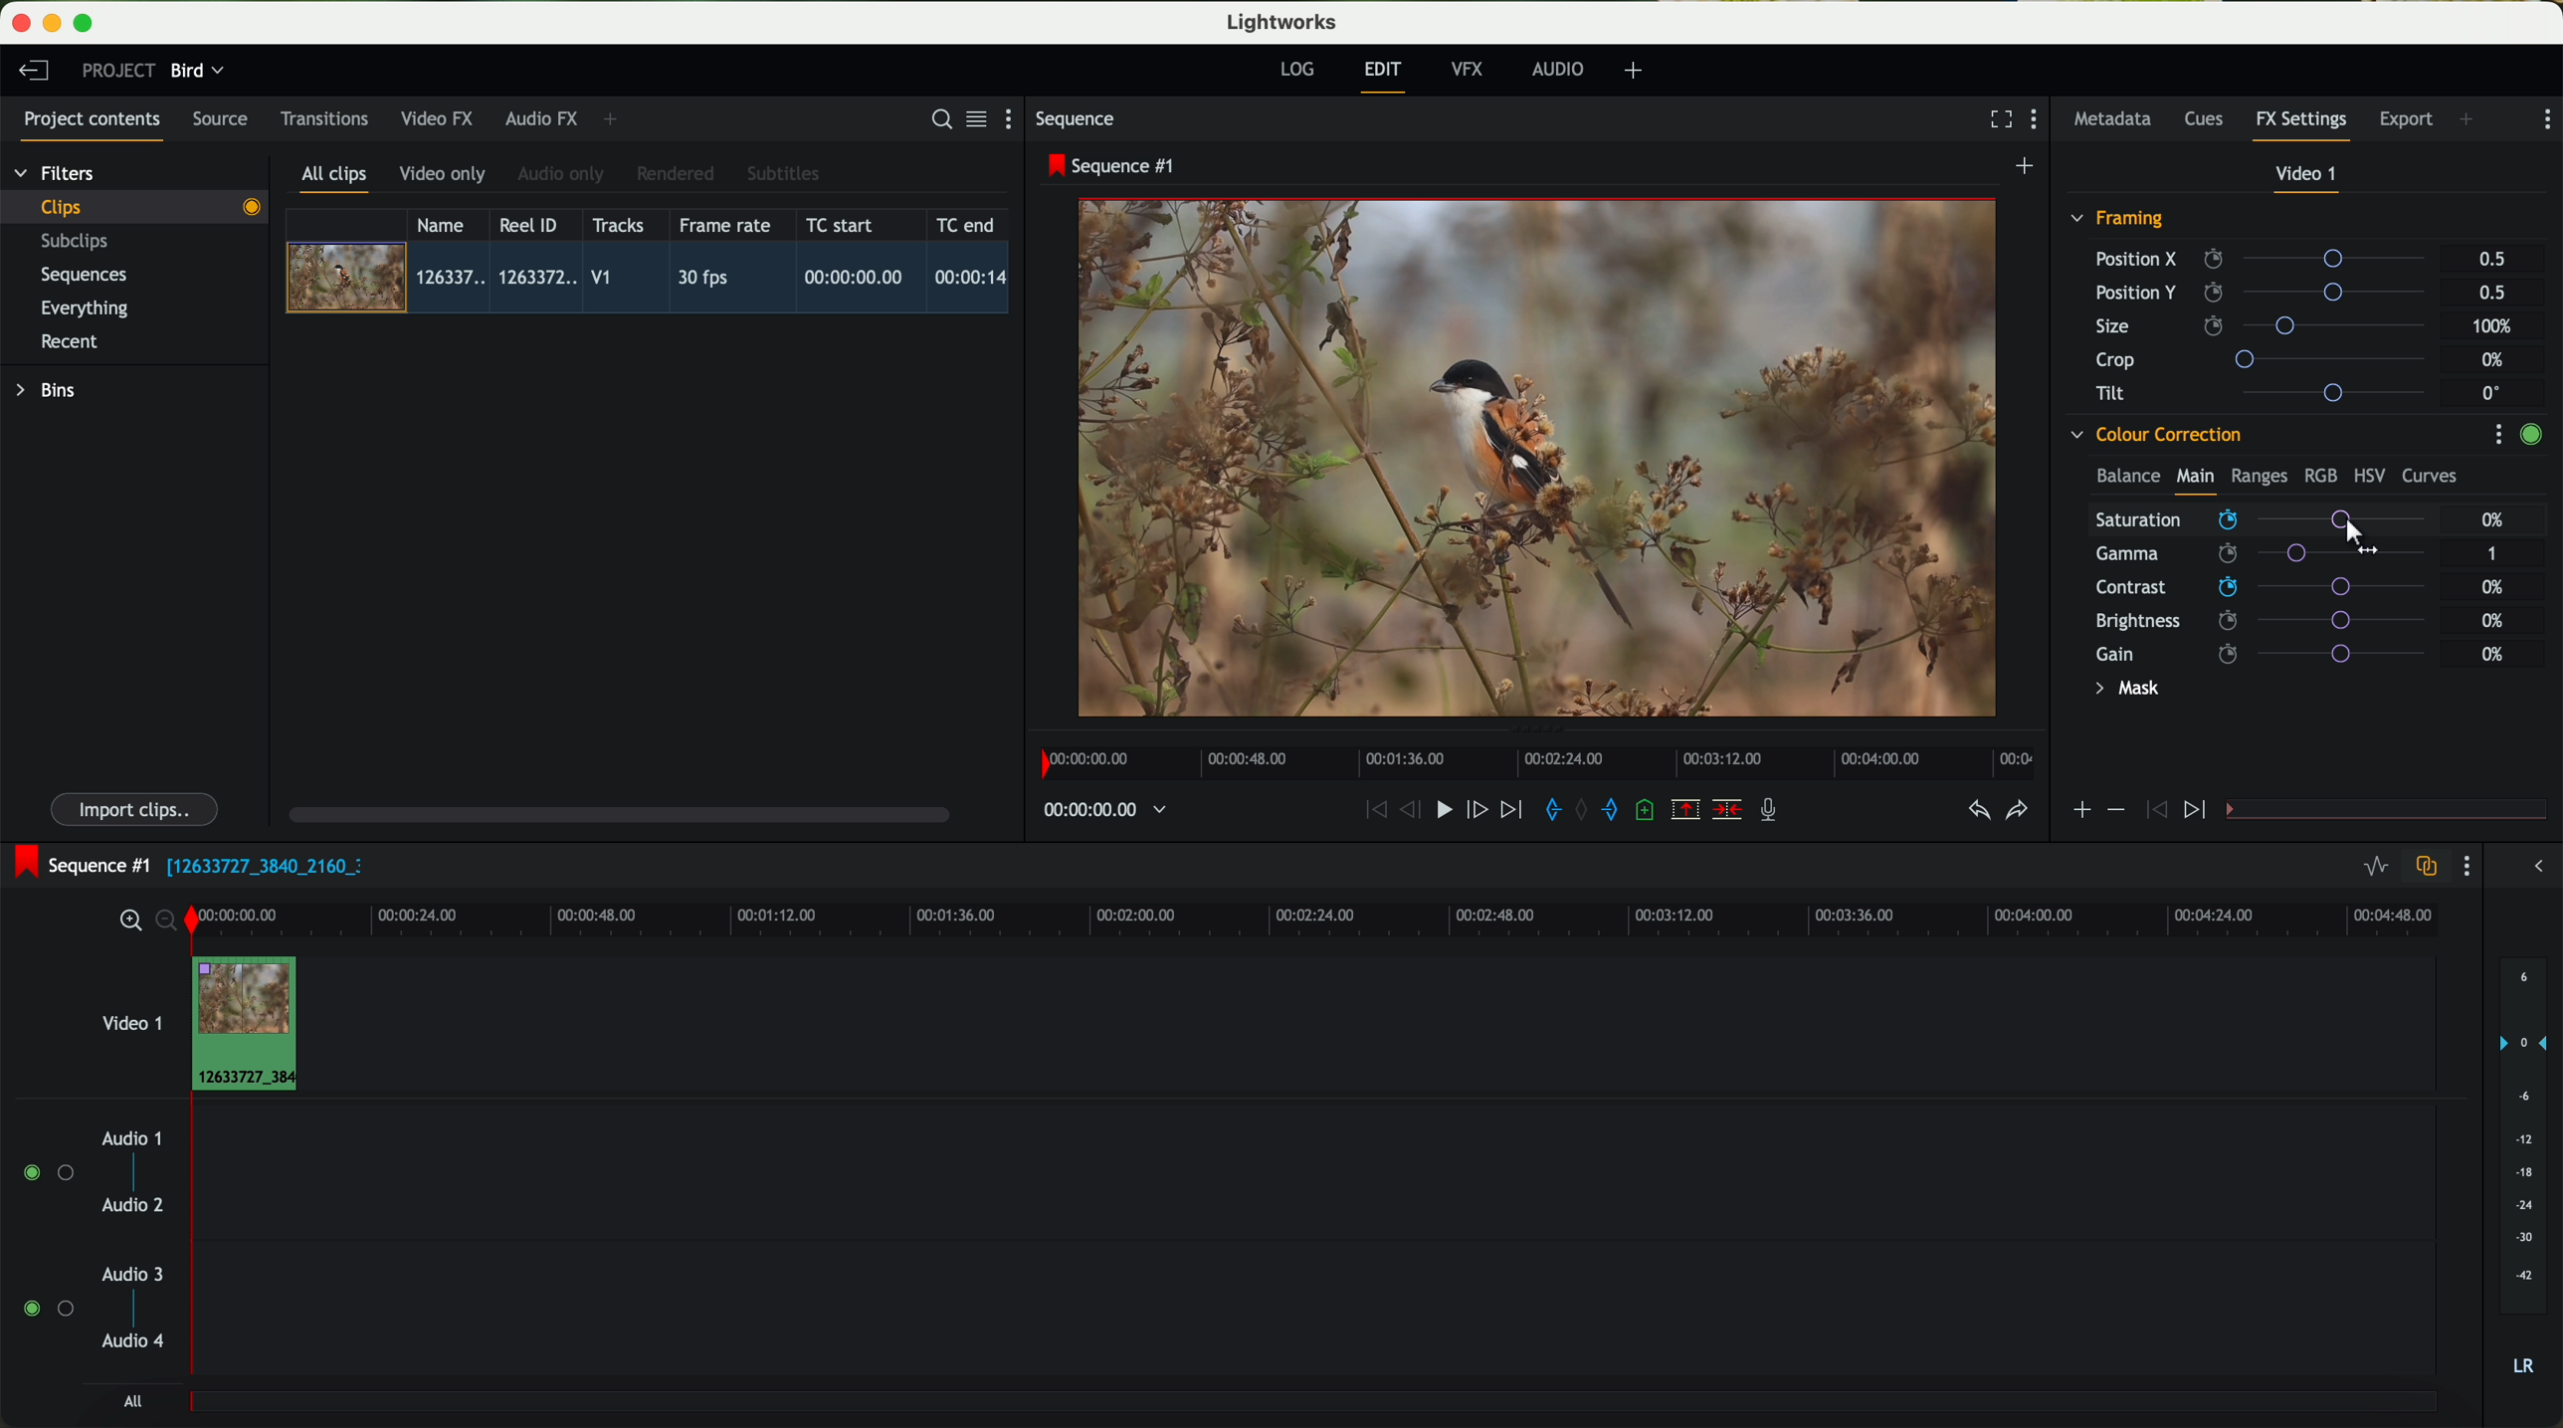  Describe the element at coordinates (21, 23) in the screenshot. I see `close program` at that location.